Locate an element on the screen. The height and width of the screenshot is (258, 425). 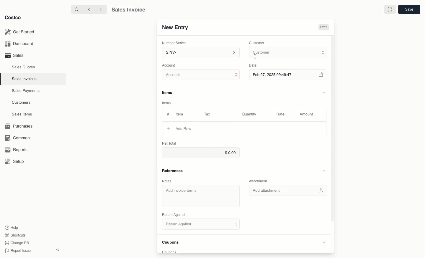
‘Sales Payments is located at coordinates (26, 90).